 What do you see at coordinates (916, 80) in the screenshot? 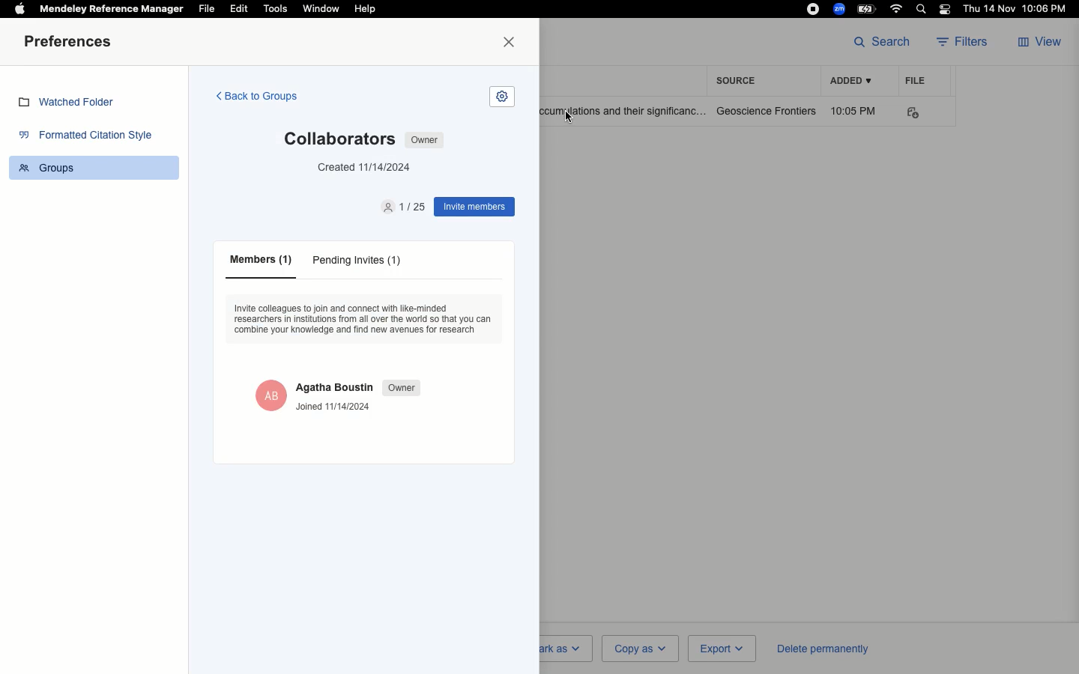
I see `File` at bounding box center [916, 80].